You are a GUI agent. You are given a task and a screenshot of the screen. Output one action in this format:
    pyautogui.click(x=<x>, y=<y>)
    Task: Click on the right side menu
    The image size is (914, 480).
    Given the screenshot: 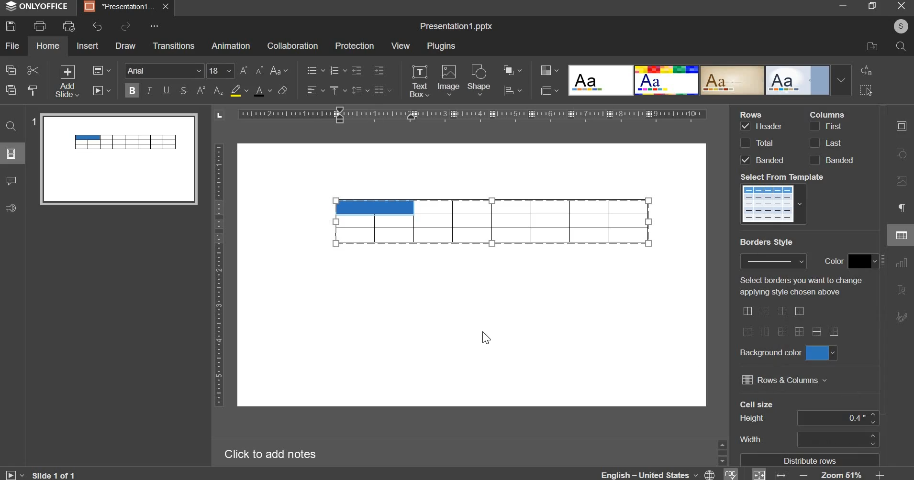 What is the action you would take?
    pyautogui.click(x=901, y=224)
    